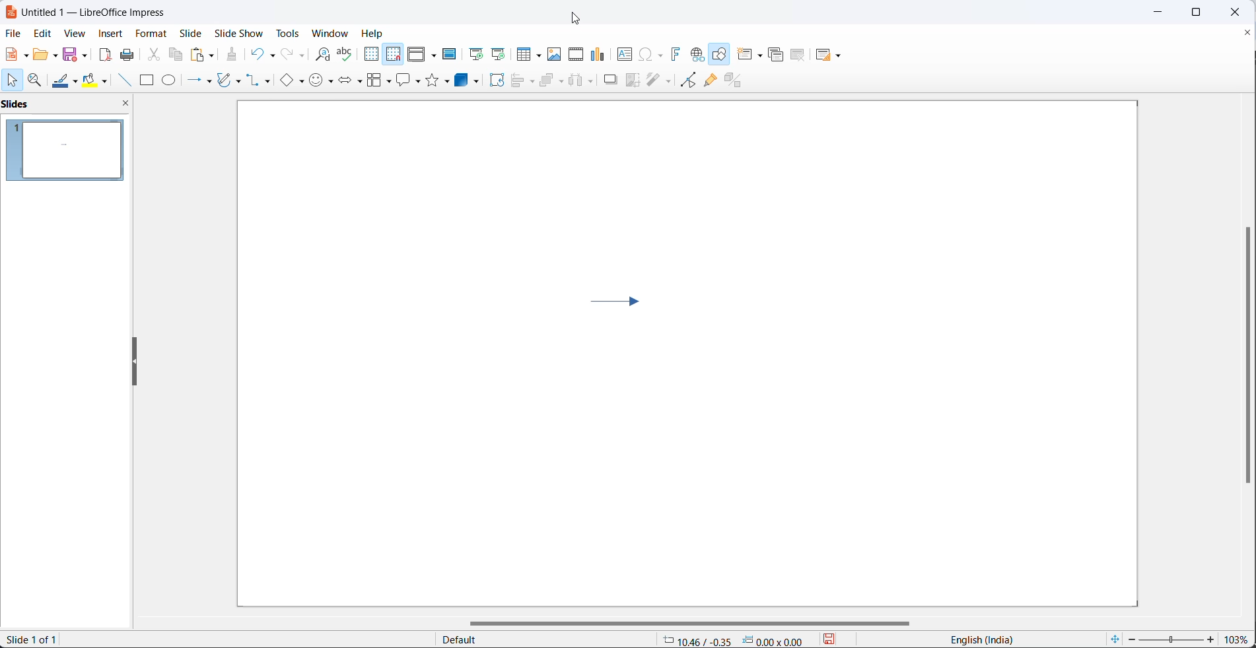  I want to click on clone formatting, so click(231, 53).